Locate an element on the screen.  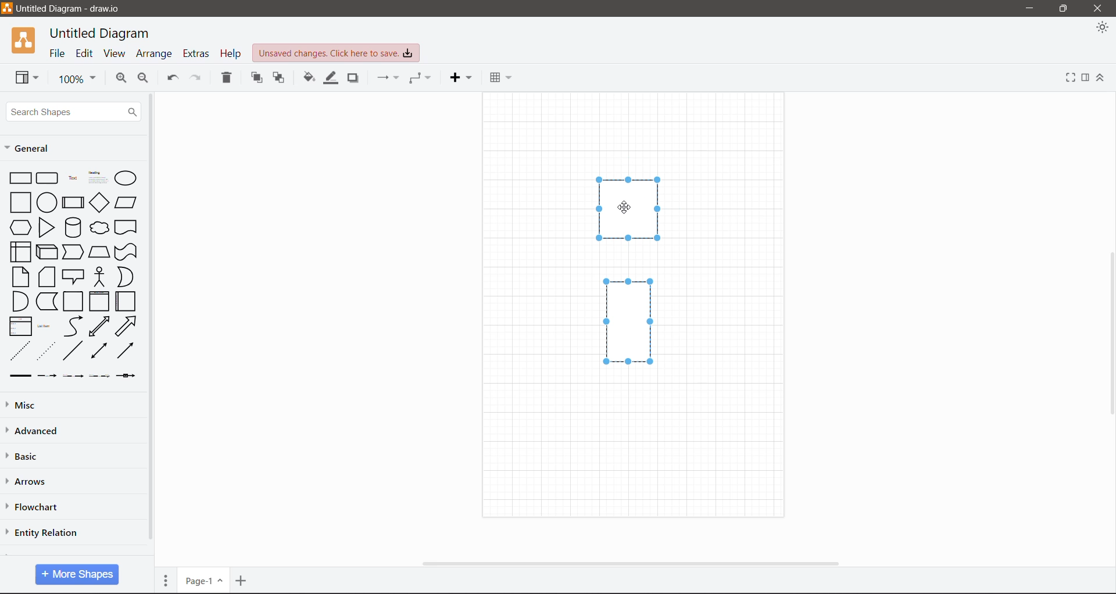
Arrange is located at coordinates (155, 53).